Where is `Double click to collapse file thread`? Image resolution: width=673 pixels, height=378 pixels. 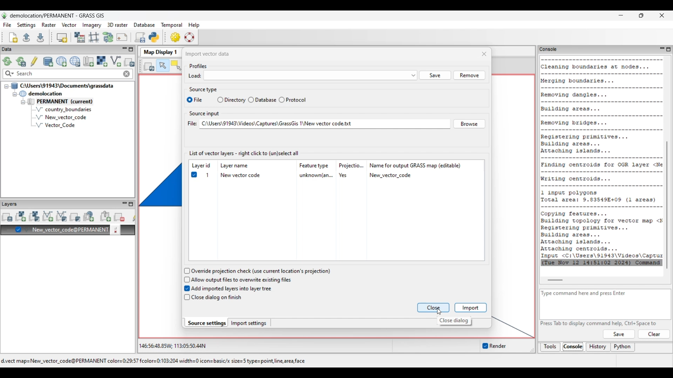
Double click to collapse file thread is located at coordinates (62, 86).